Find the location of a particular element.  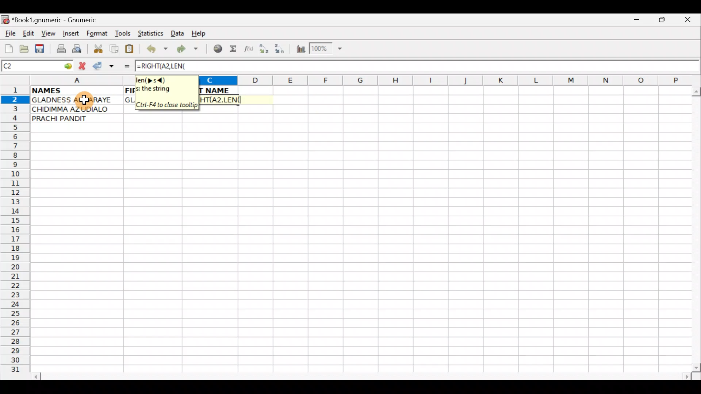

en(>s<)s; the string. Ctrl+F4 to close tooltip. is located at coordinates (167, 93).